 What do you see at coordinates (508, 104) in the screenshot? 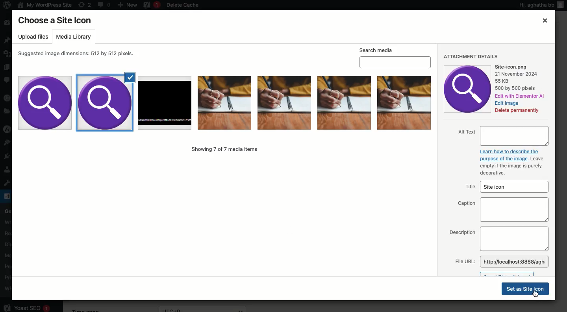
I see `Edit image` at bounding box center [508, 104].